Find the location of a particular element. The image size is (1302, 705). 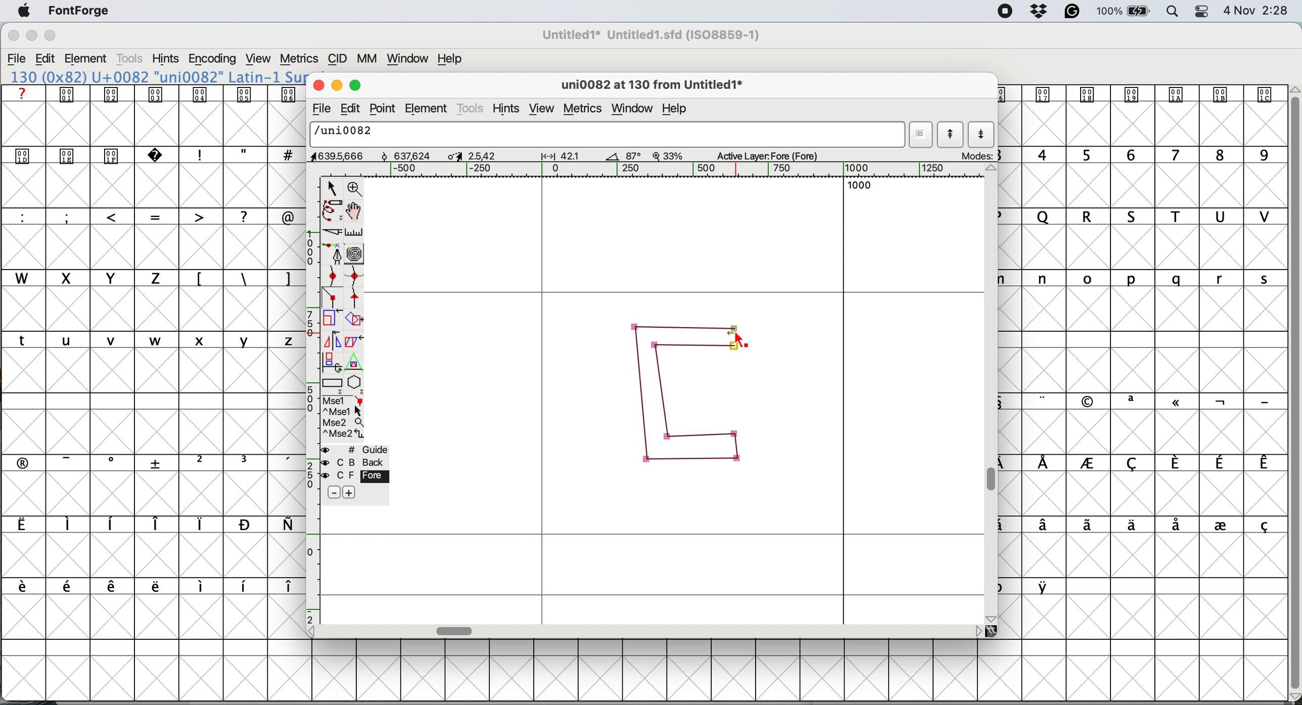

corner point connected is located at coordinates (712, 435).